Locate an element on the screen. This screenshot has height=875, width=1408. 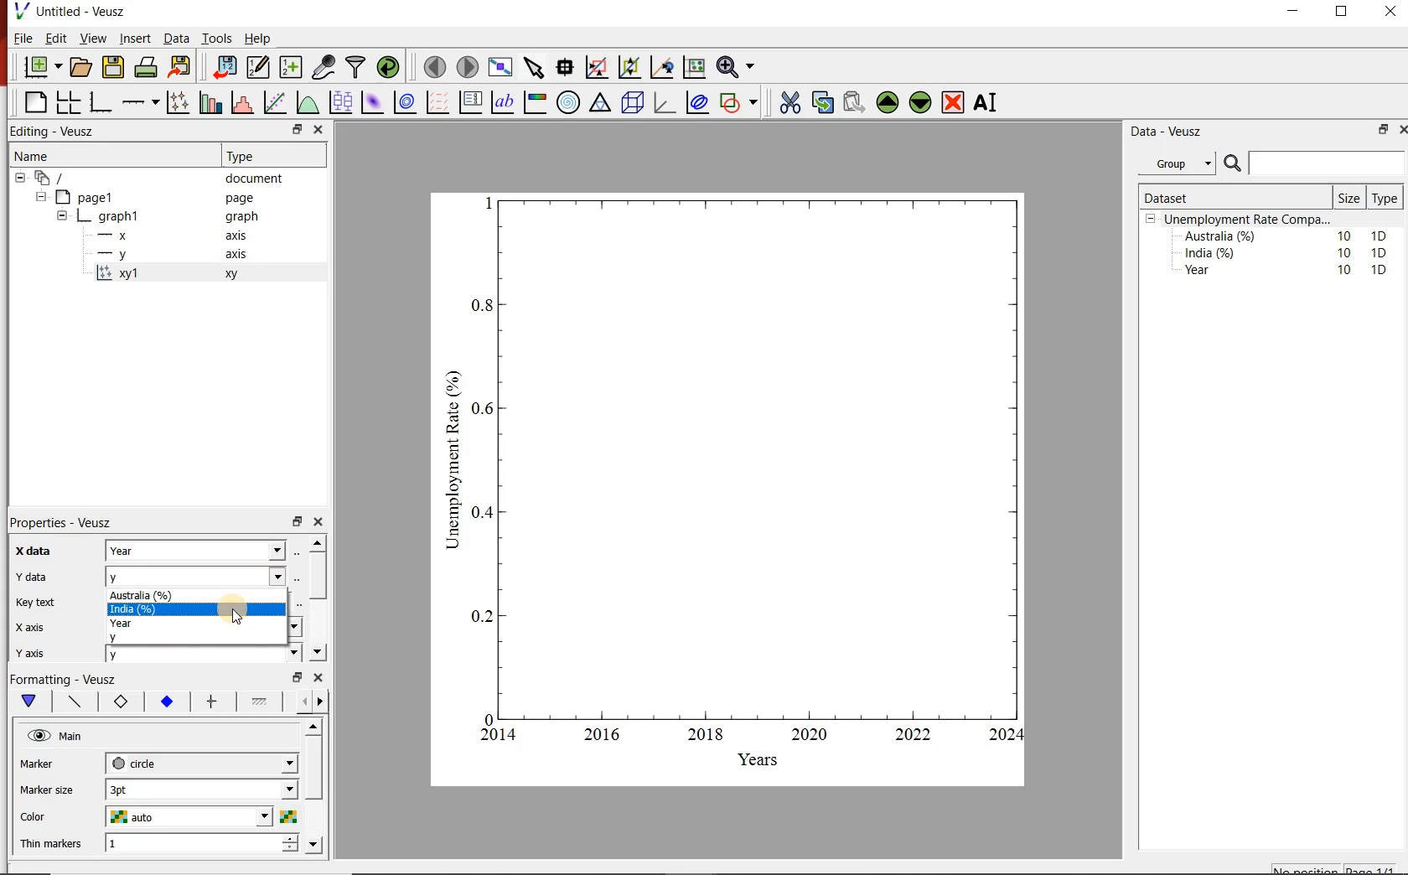
copy the widgets is located at coordinates (821, 102).